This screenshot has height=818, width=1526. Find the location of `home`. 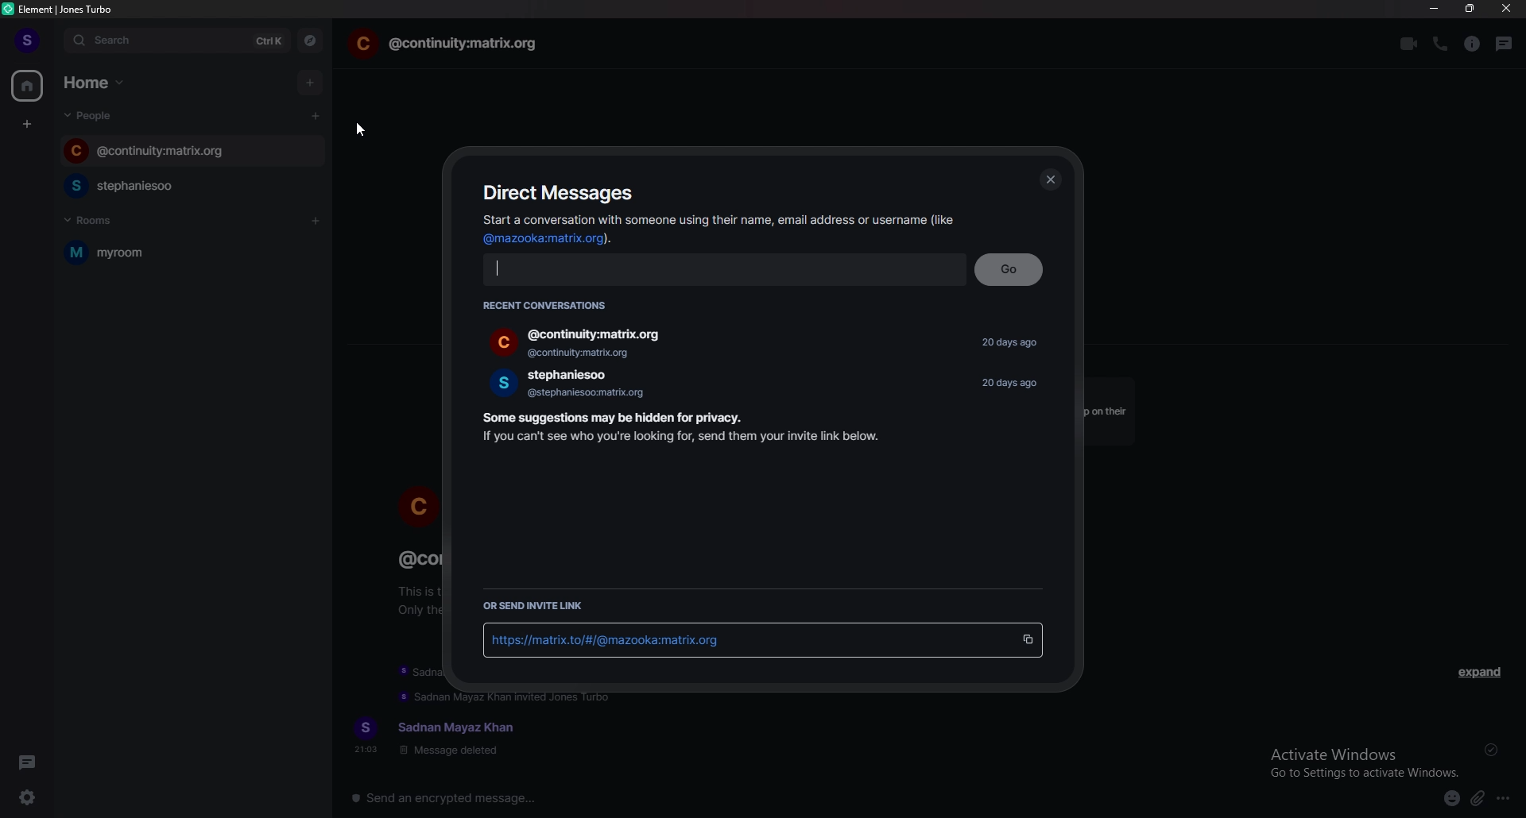

home is located at coordinates (98, 82).